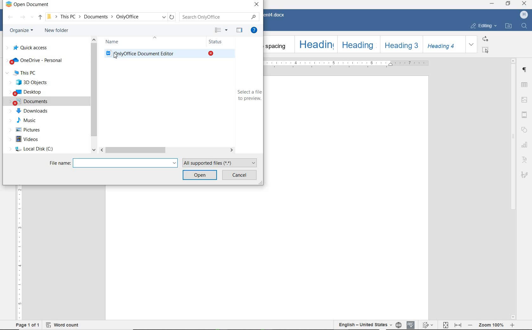 The height and width of the screenshot is (330, 532). I want to click on Heading 3, so click(402, 45).